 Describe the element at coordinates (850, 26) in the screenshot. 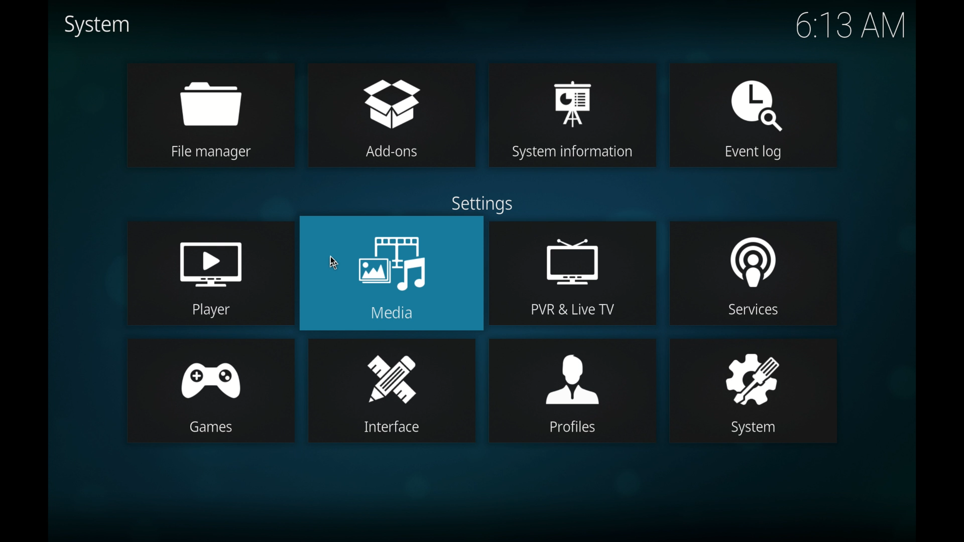

I see `time` at that location.